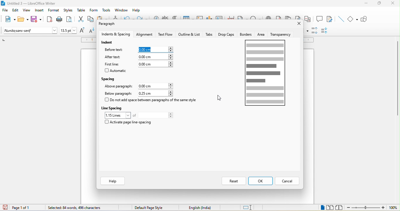 This screenshot has width=400, height=211. I want to click on increase or decrease, so click(171, 57).